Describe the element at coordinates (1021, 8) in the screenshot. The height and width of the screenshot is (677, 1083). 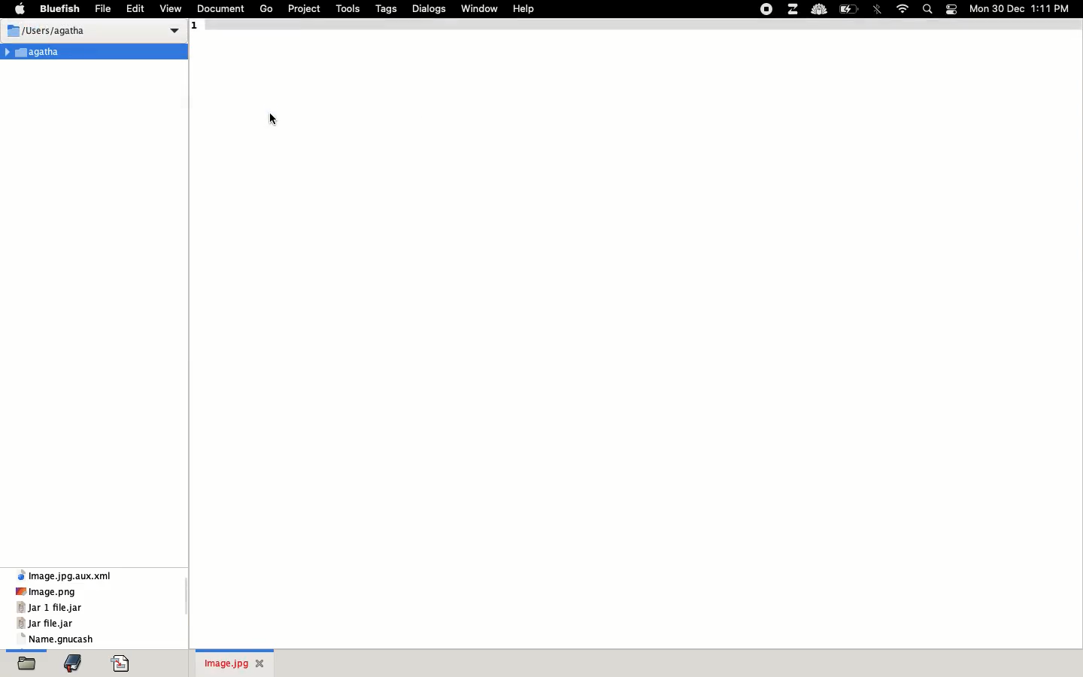
I see `Mon 30 Dec 1:11 PM` at that location.